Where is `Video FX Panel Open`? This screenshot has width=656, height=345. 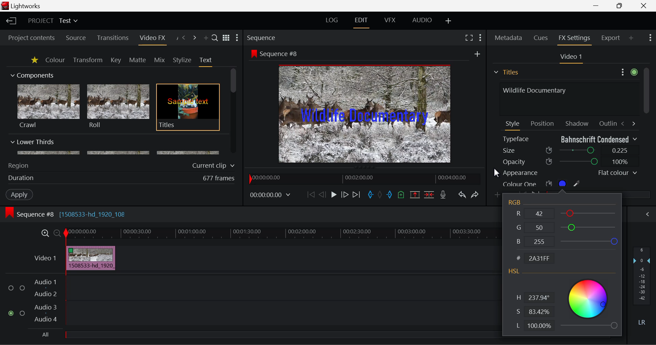
Video FX Panel Open is located at coordinates (152, 39).